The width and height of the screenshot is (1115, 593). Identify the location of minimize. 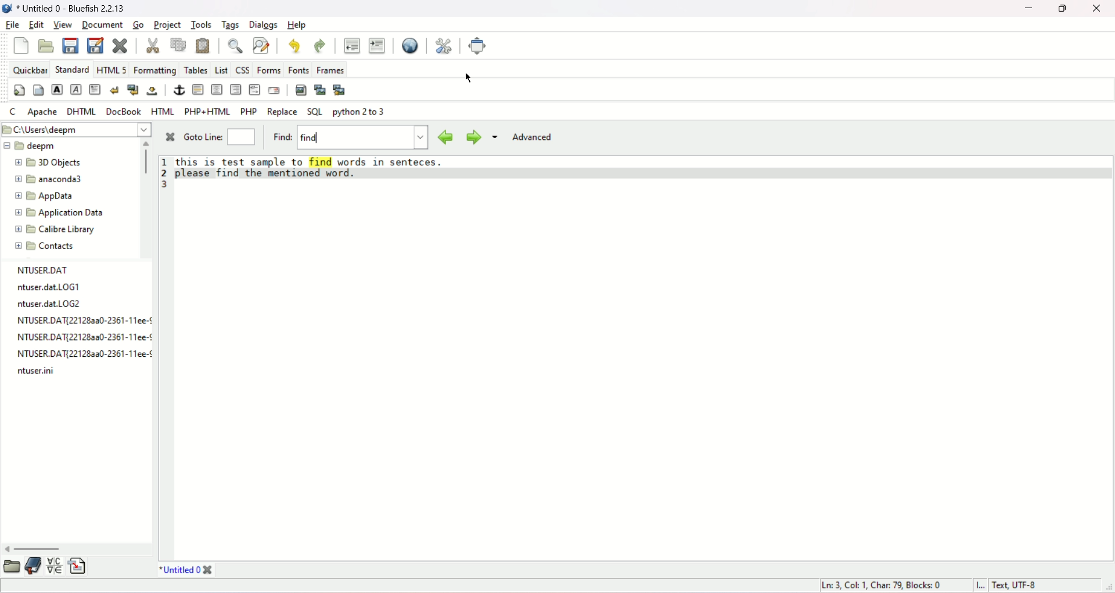
(1027, 9).